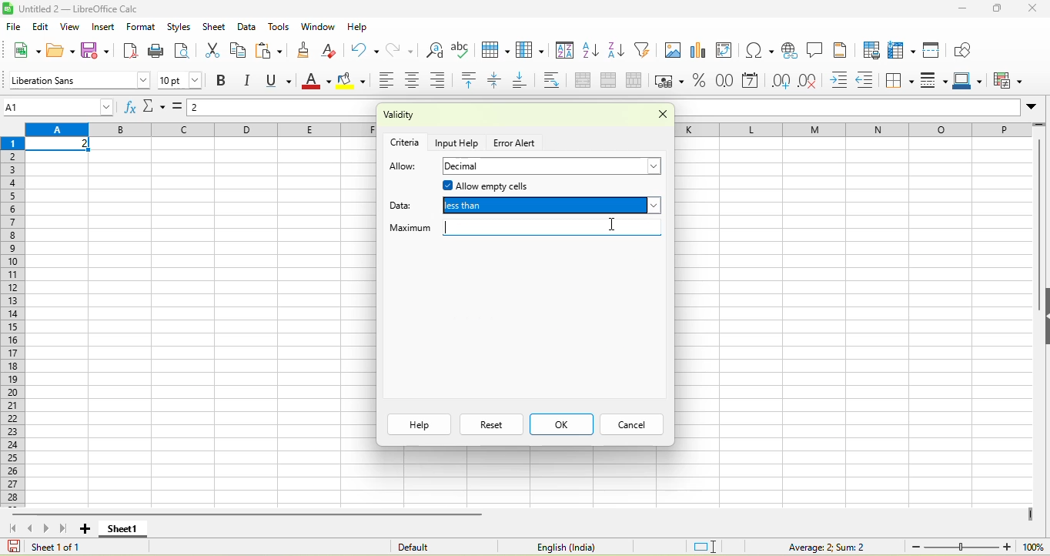 The image size is (1050, 556). I want to click on clone formatting, so click(308, 49).